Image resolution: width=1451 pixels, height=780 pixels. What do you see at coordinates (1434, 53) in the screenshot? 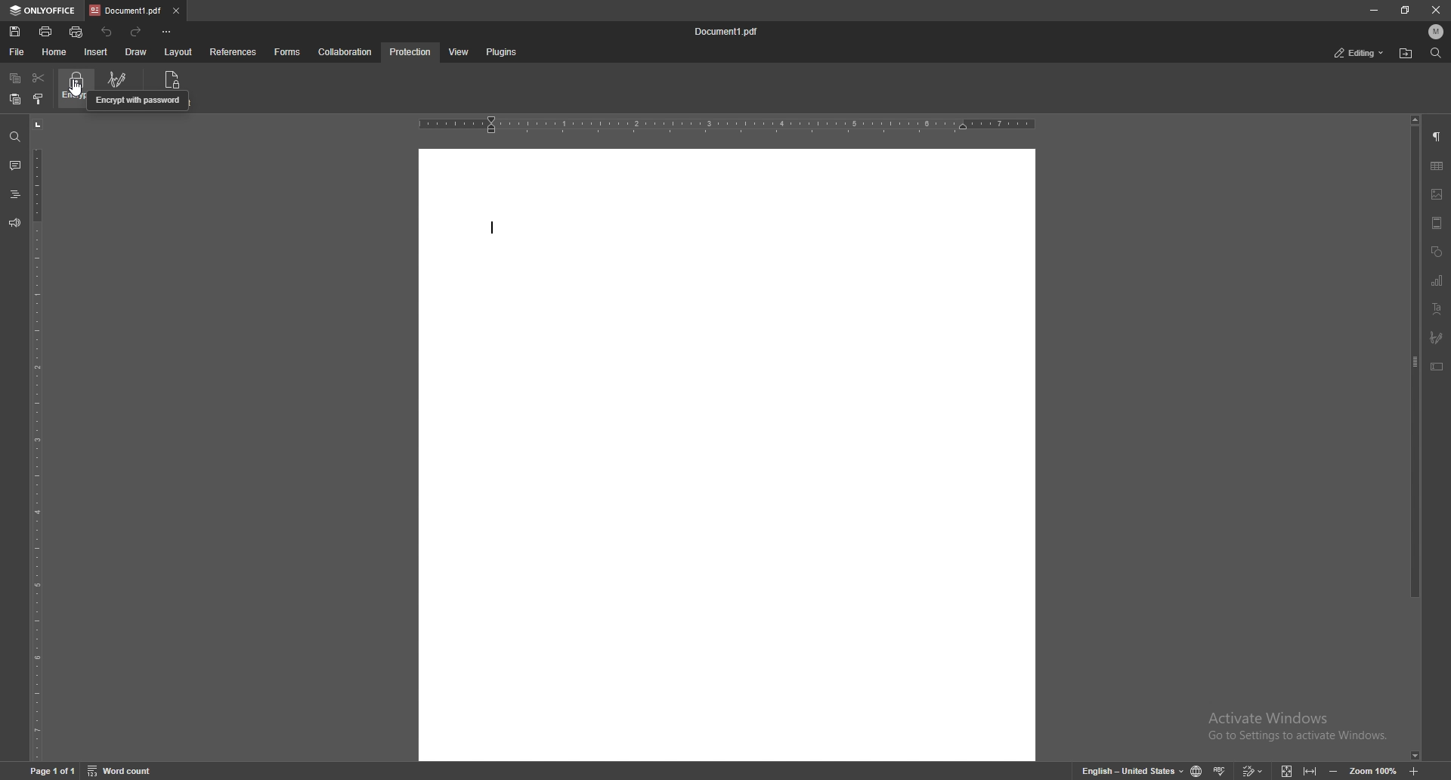
I see `find` at bounding box center [1434, 53].